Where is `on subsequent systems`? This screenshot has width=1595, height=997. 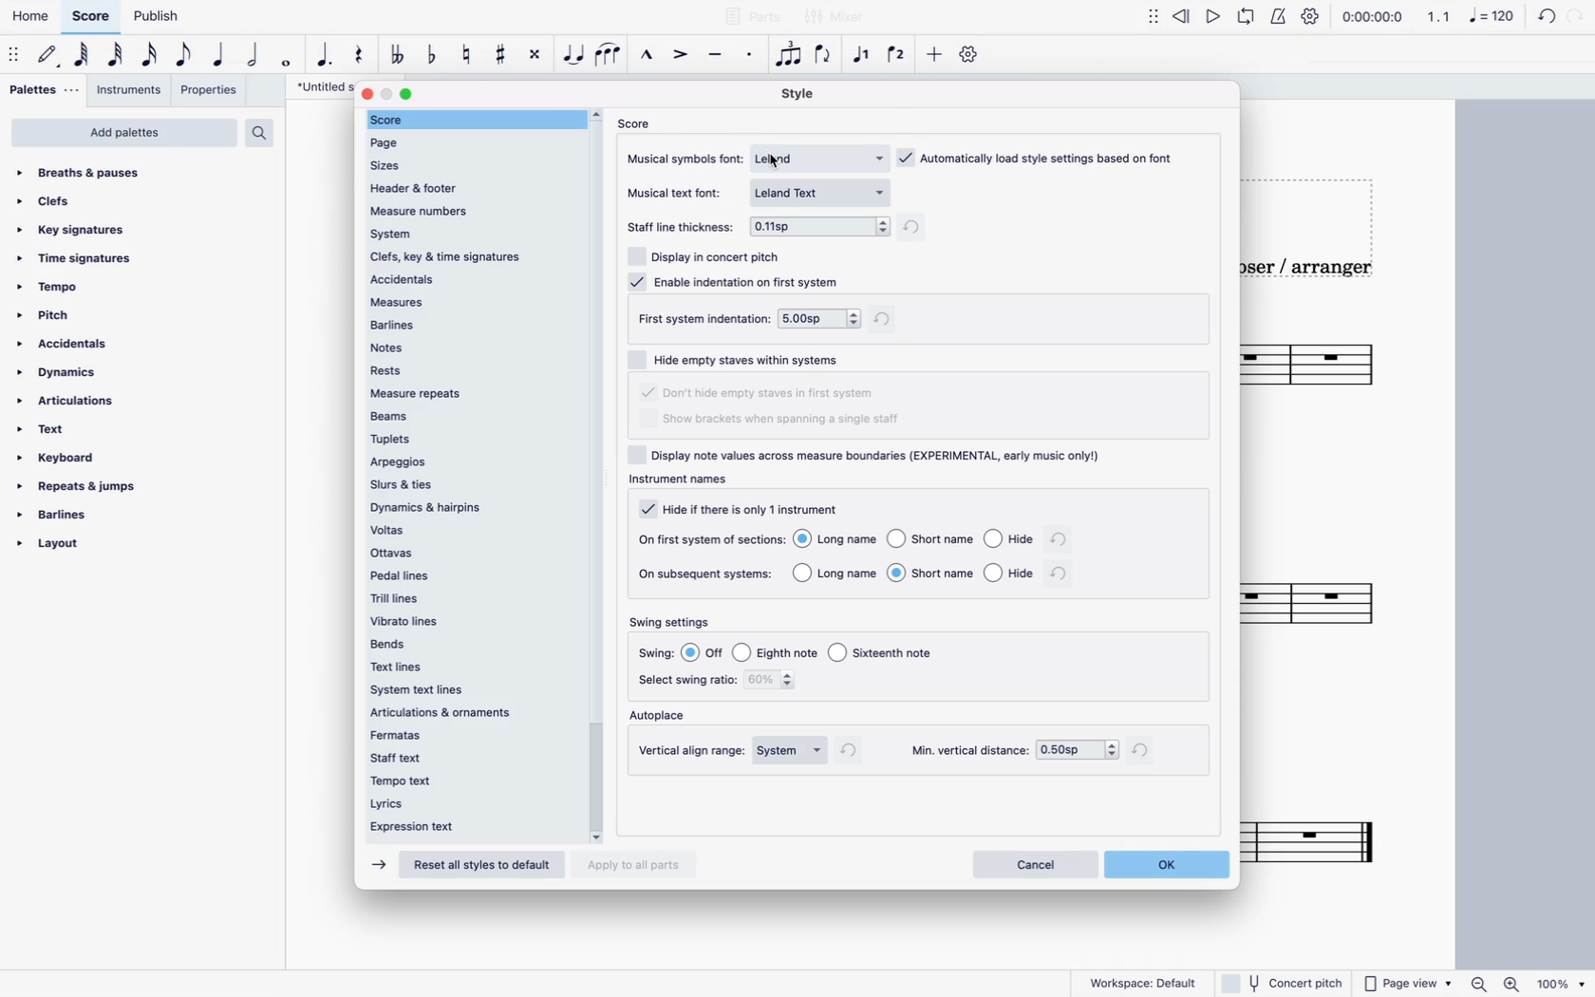 on subsequent systems is located at coordinates (707, 574).